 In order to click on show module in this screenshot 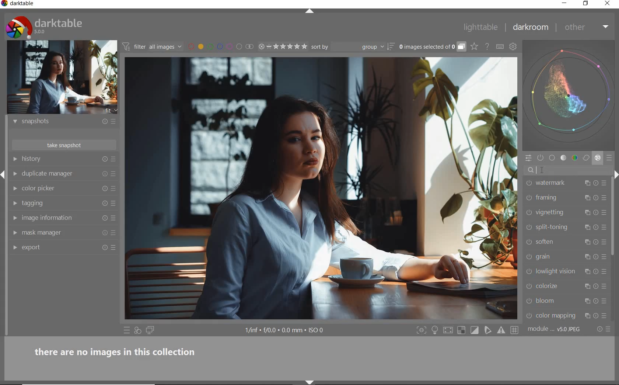, I will do `click(14, 233)`.